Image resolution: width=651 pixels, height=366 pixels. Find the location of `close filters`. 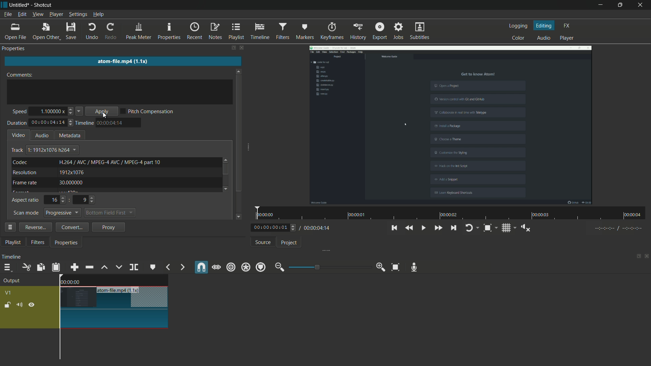

close filters is located at coordinates (243, 47).